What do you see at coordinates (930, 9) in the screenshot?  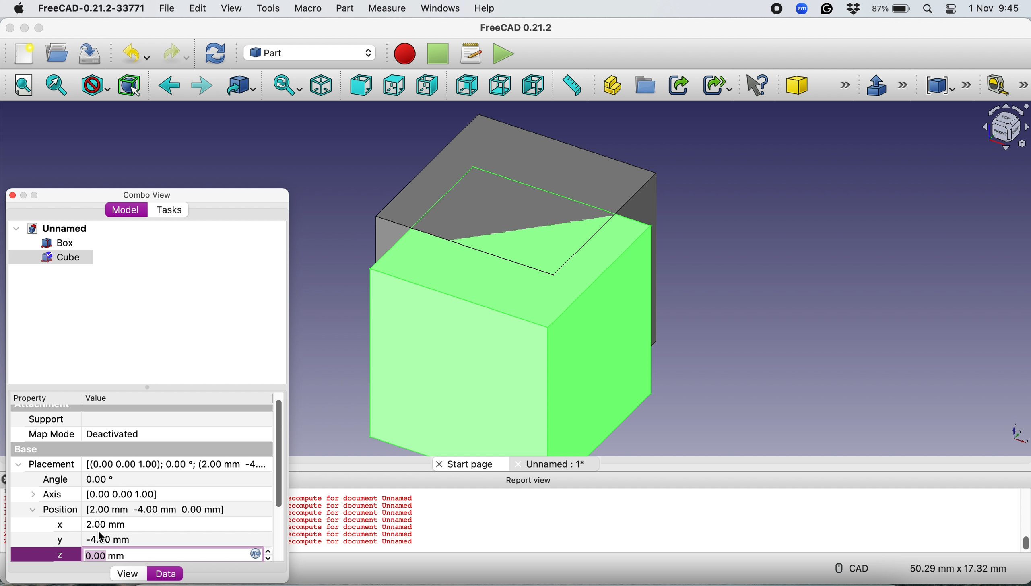 I see `Spotlight search` at bounding box center [930, 9].